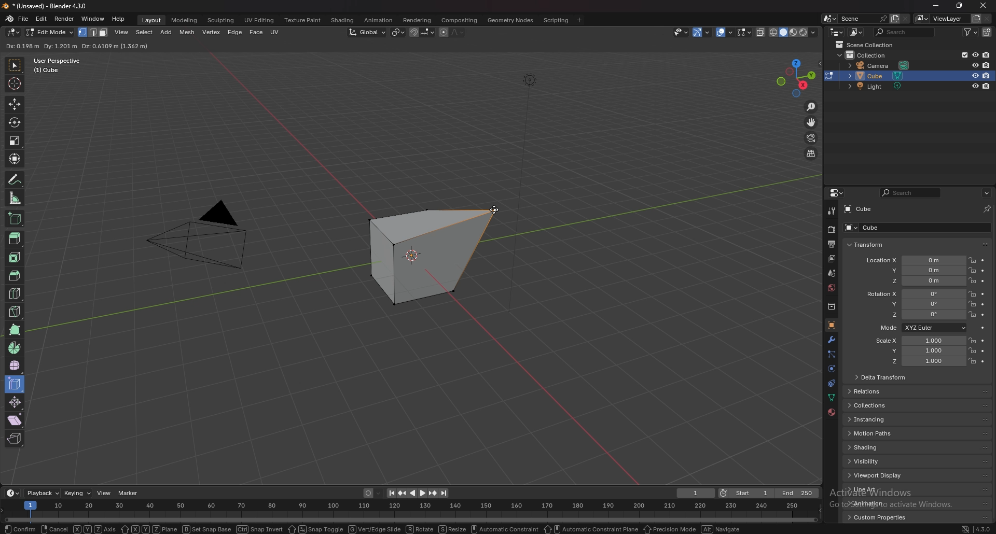  Describe the element at coordinates (15, 384) in the screenshot. I see `edge slide` at that location.